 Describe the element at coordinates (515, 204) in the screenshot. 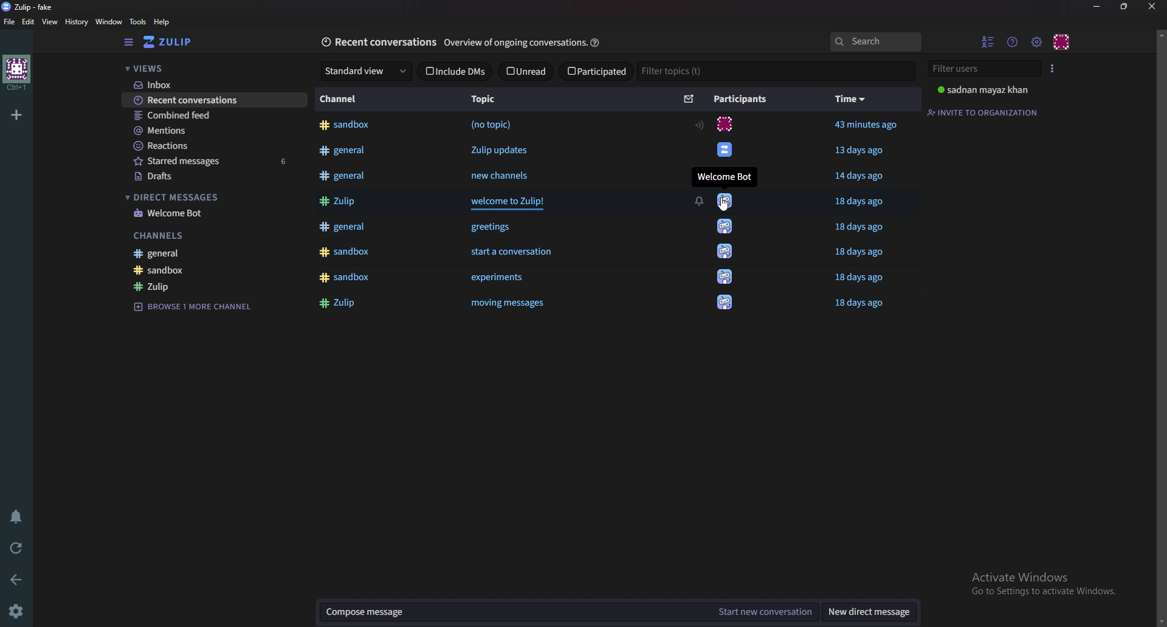

I see `welcome to Zulip!` at that location.